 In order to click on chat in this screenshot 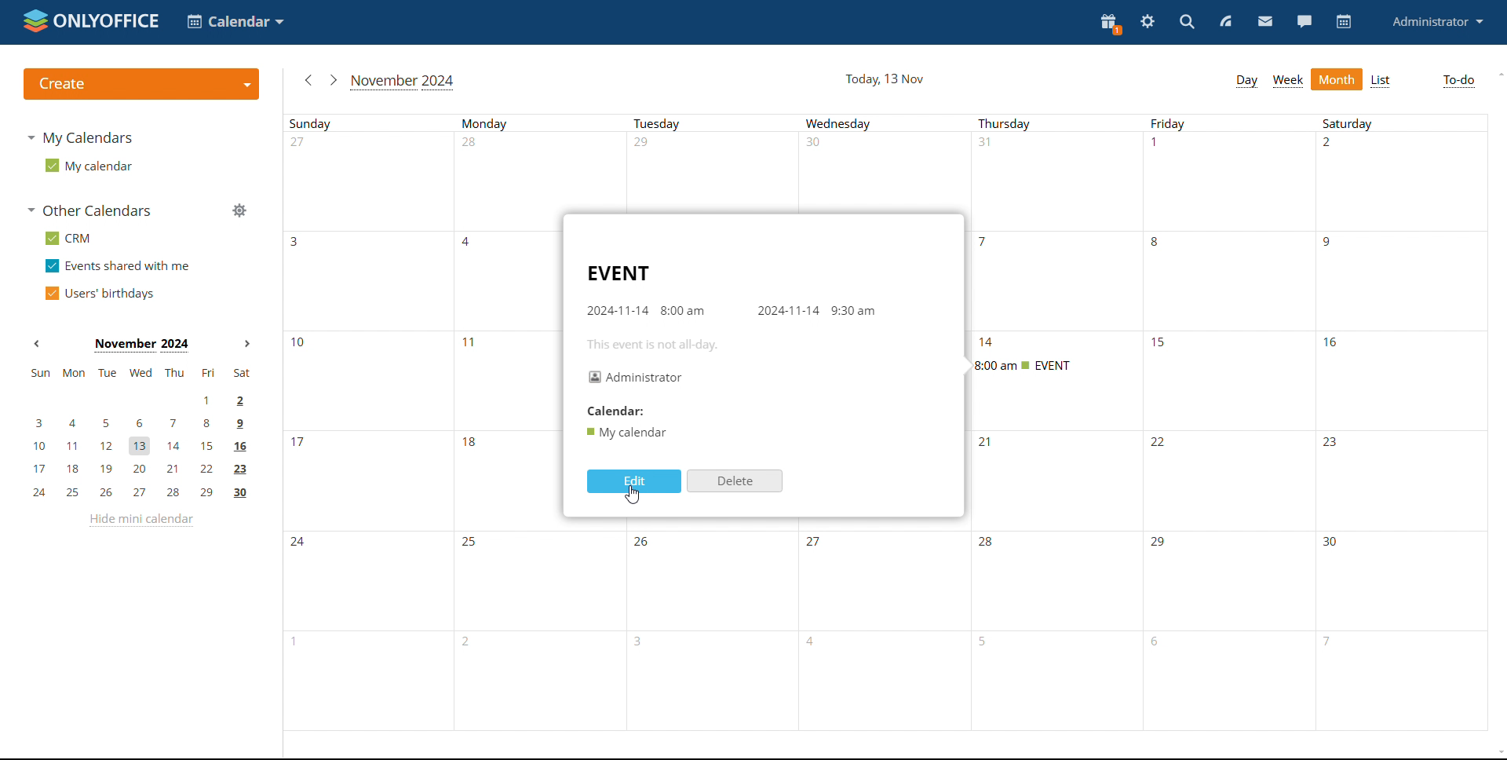, I will do `click(1304, 22)`.